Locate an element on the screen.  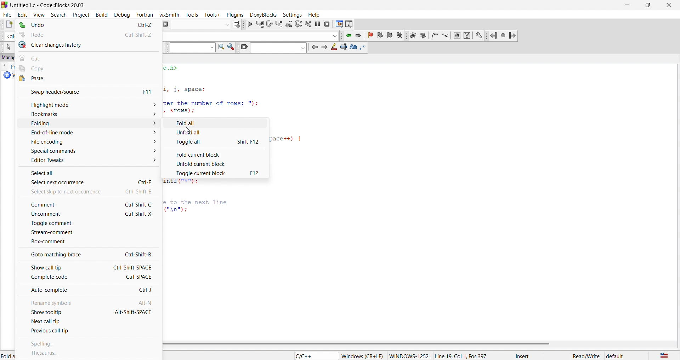
clear bookmart is located at coordinates (401, 36).